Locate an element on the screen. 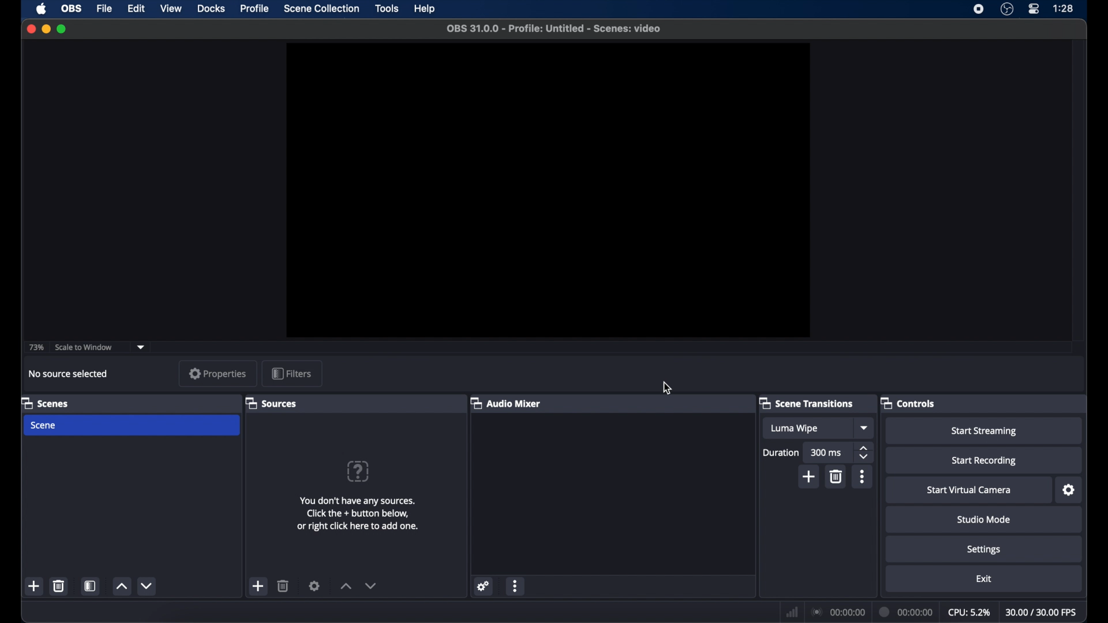 The image size is (1108, 623). fps is located at coordinates (1042, 612).